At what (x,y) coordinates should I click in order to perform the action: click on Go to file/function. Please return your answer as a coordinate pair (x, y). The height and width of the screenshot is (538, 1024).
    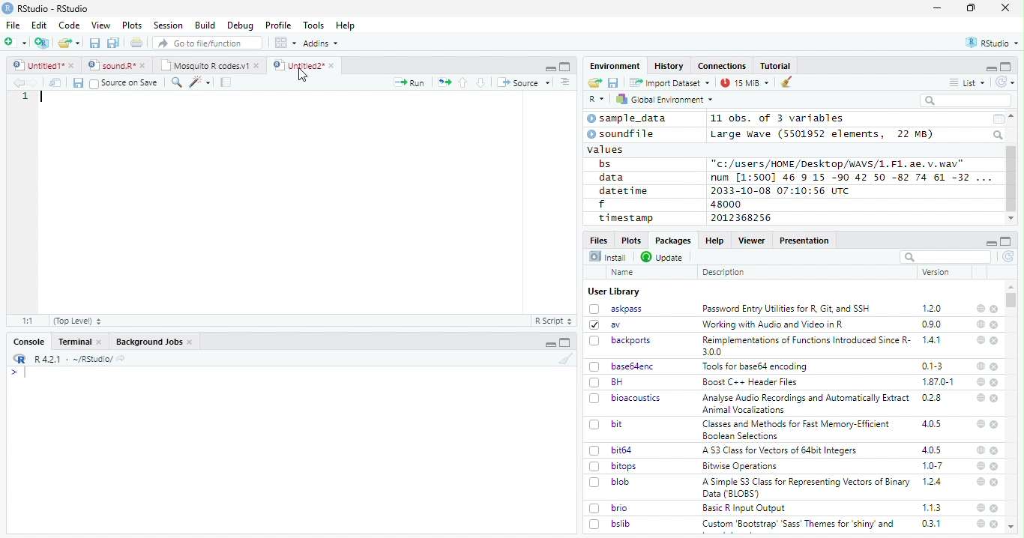
    Looking at the image, I should click on (208, 43).